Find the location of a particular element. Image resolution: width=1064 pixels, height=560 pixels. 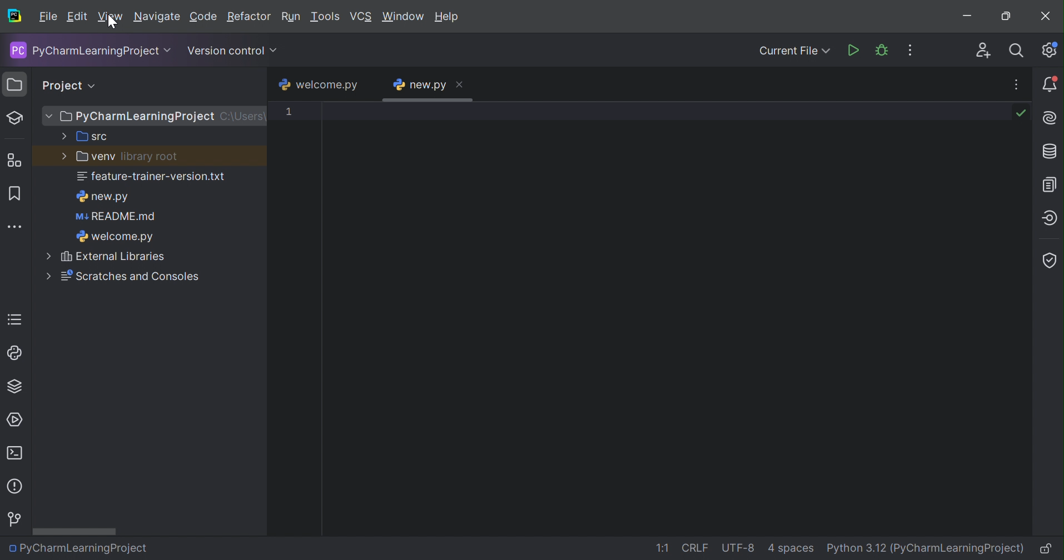

Current FIle is located at coordinates (795, 51).